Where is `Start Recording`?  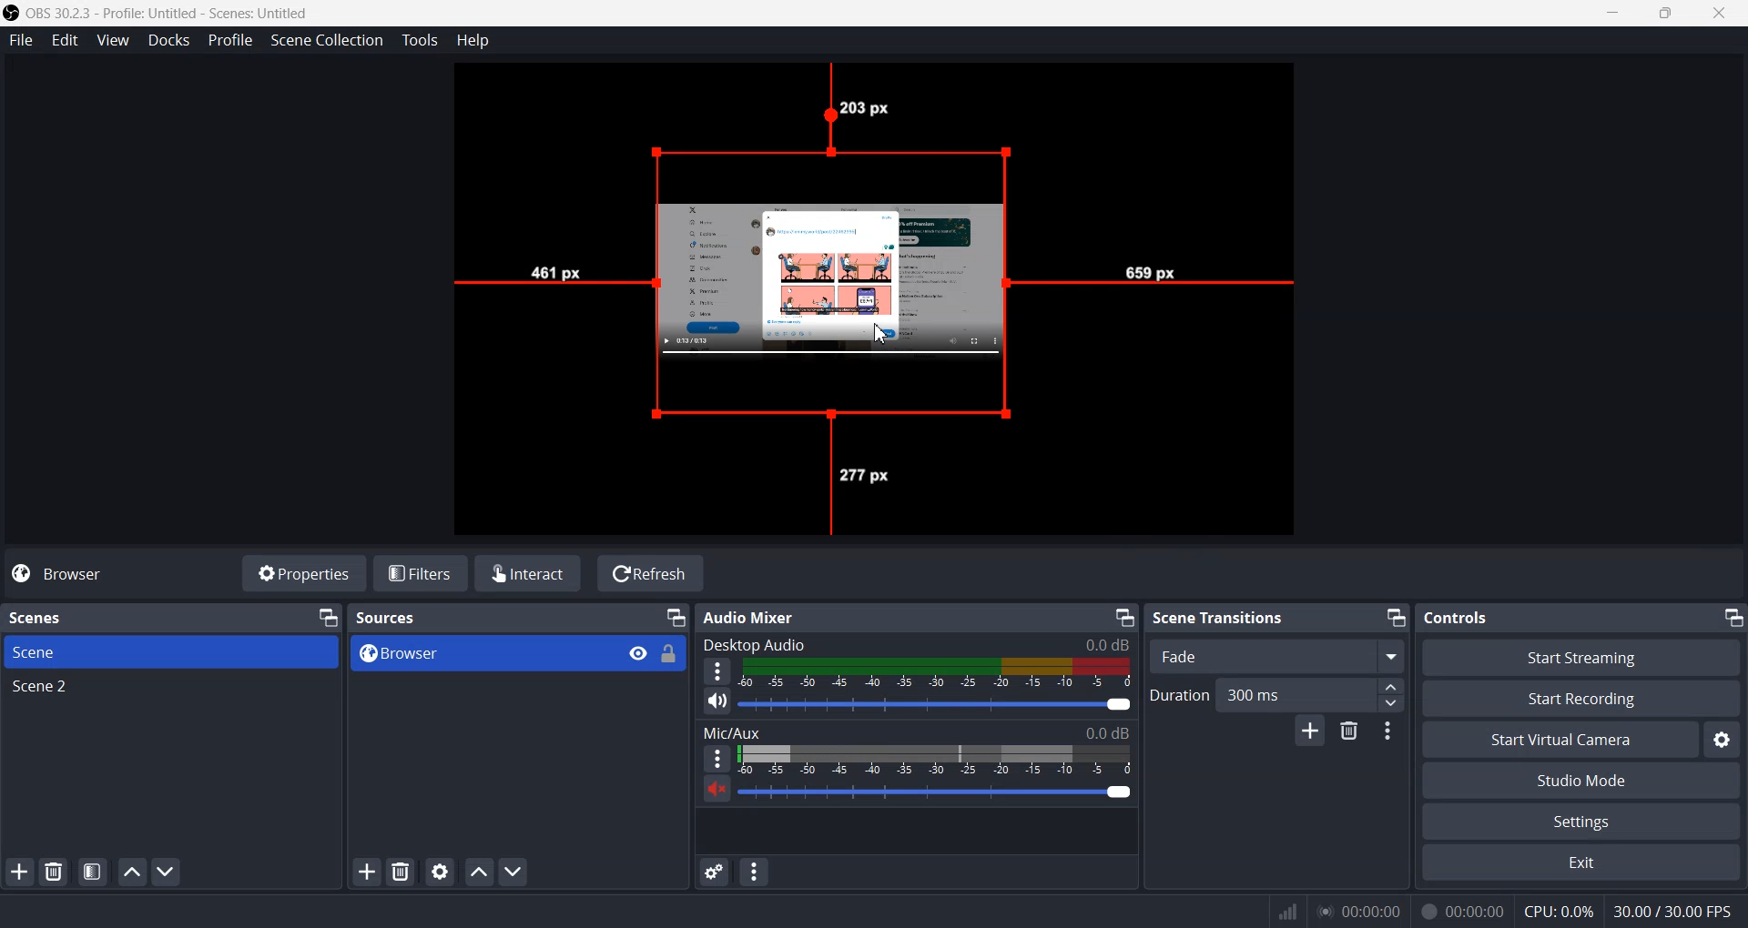
Start Recording is located at coordinates (1583, 698).